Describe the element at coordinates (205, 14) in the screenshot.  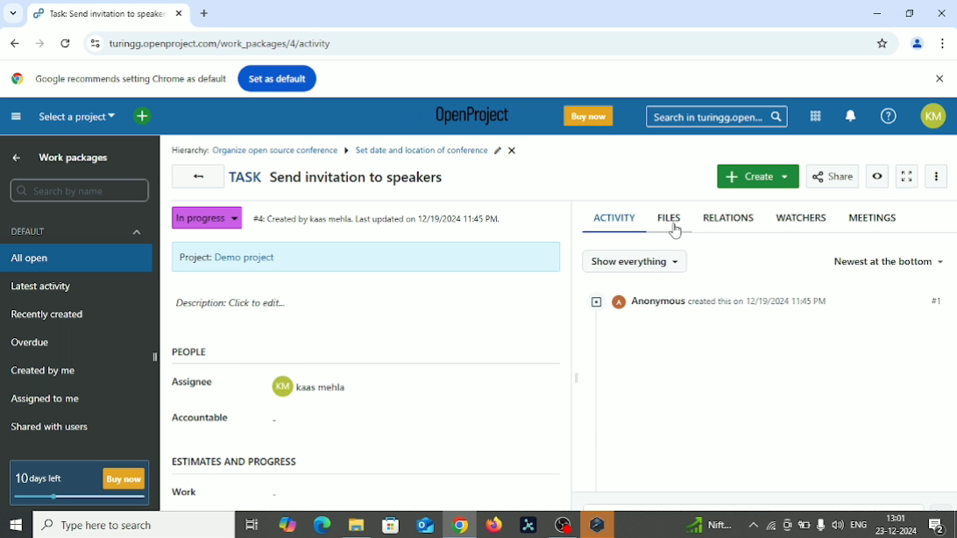
I see `New tab` at that location.